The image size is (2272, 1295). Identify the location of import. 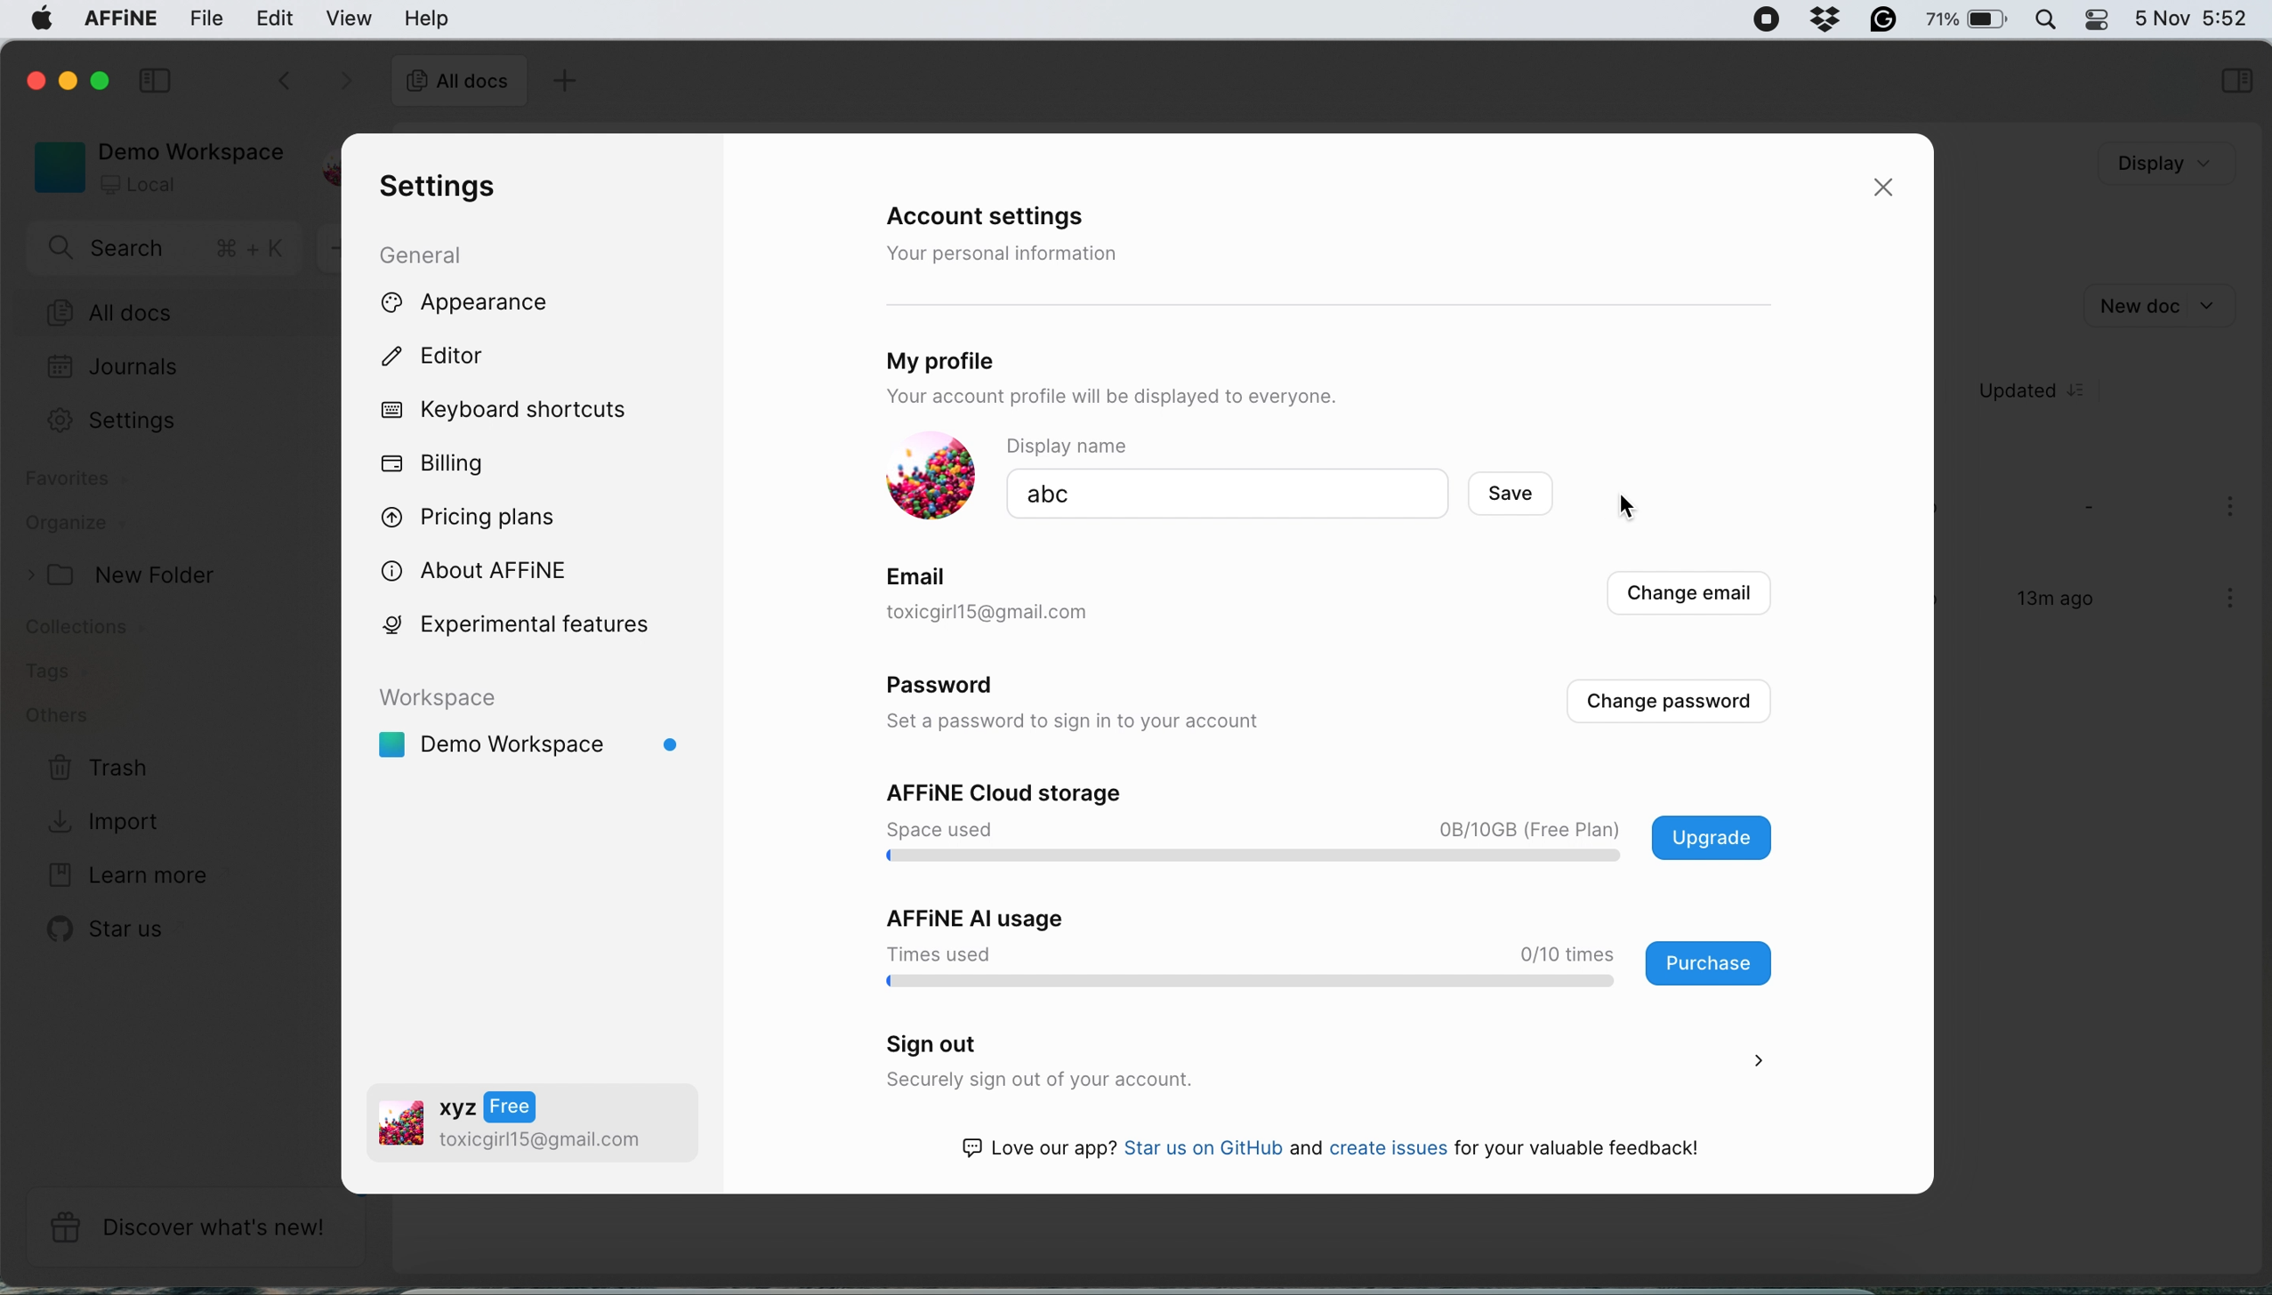
(109, 819).